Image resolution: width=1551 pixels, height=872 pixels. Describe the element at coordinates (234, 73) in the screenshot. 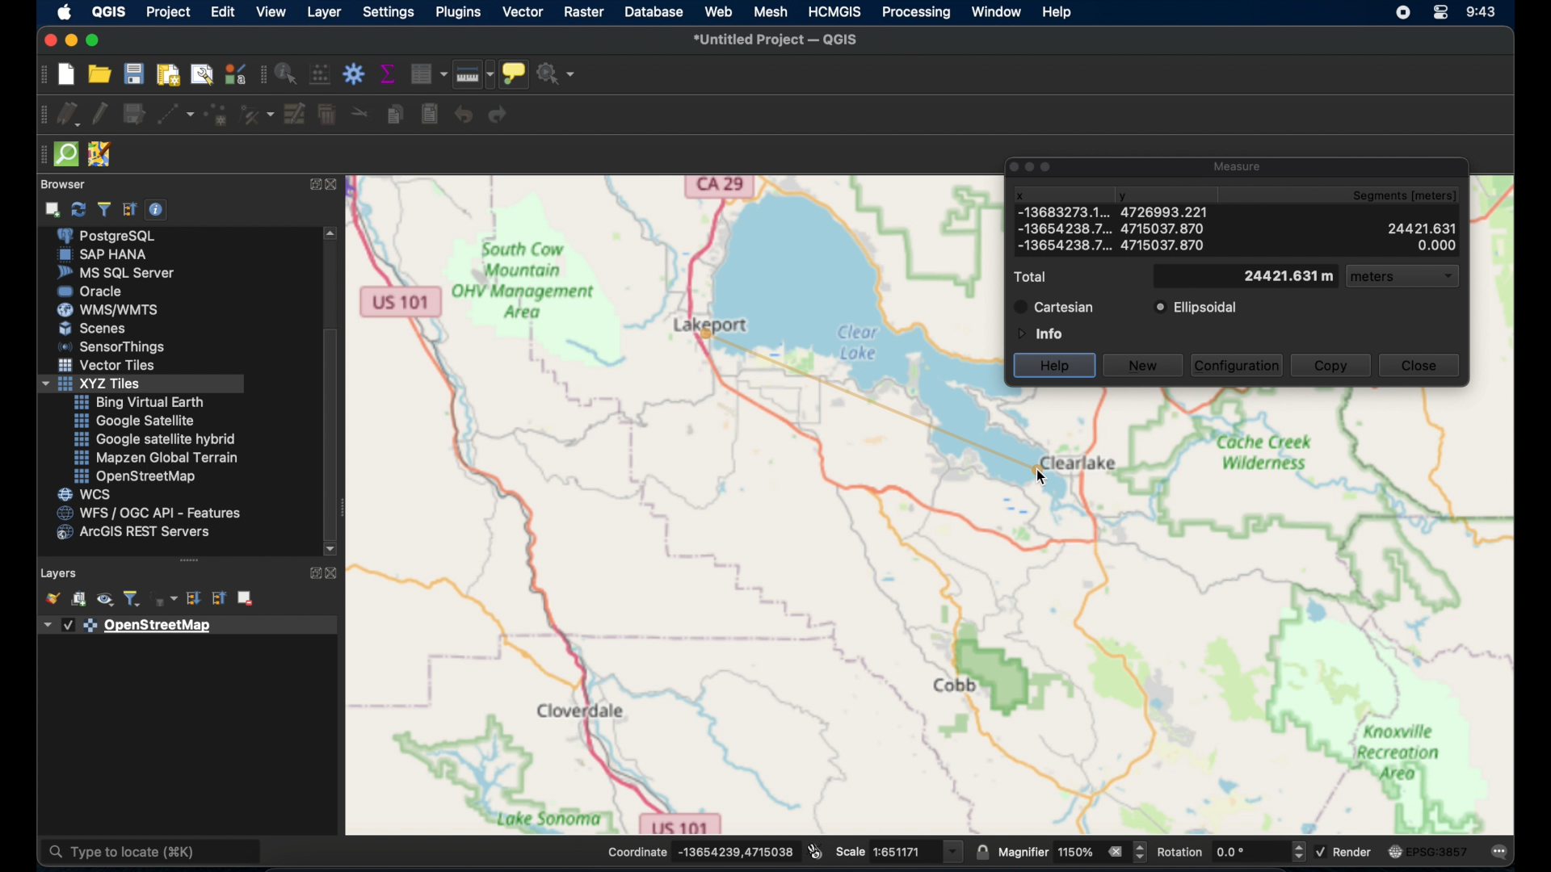

I see `style manager` at that location.